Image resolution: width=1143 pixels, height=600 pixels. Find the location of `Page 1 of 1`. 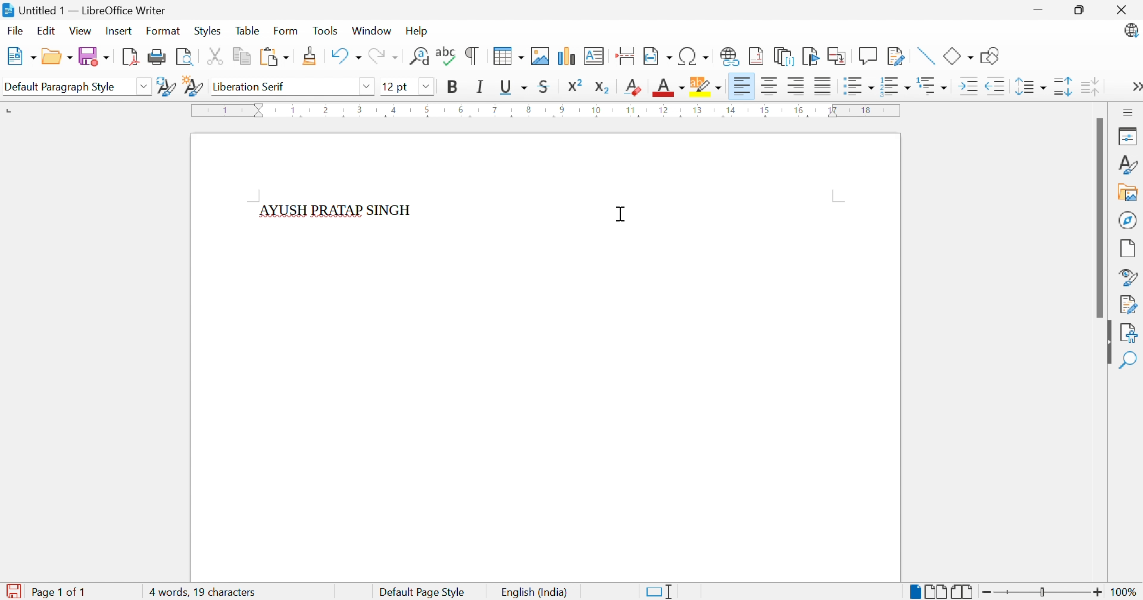

Page 1 of 1 is located at coordinates (62, 592).